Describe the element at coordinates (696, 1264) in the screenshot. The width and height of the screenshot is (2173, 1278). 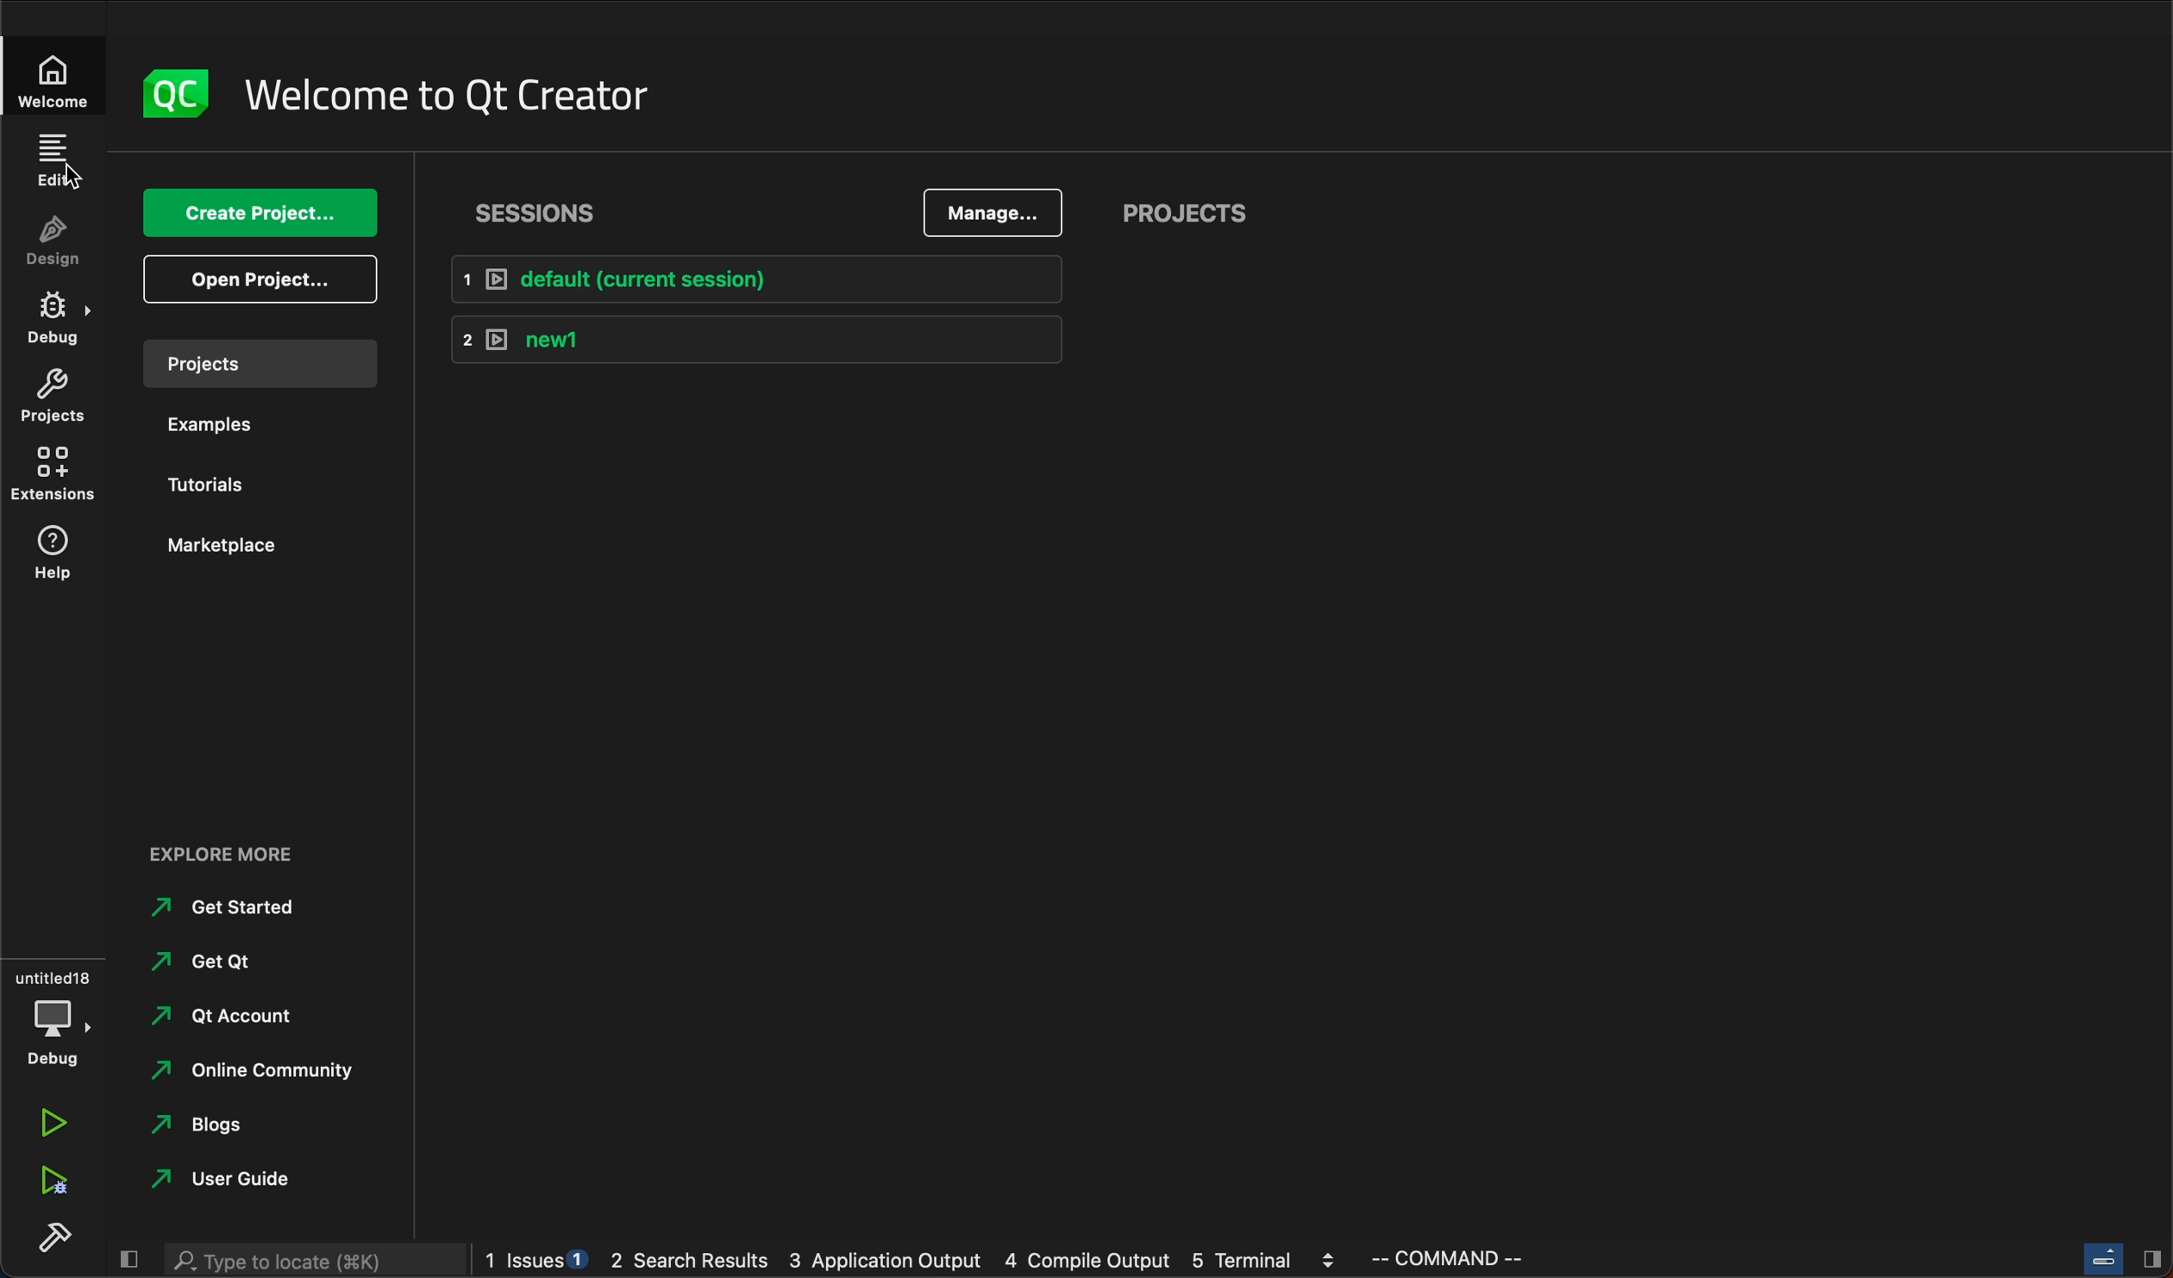
I see `search result` at that location.